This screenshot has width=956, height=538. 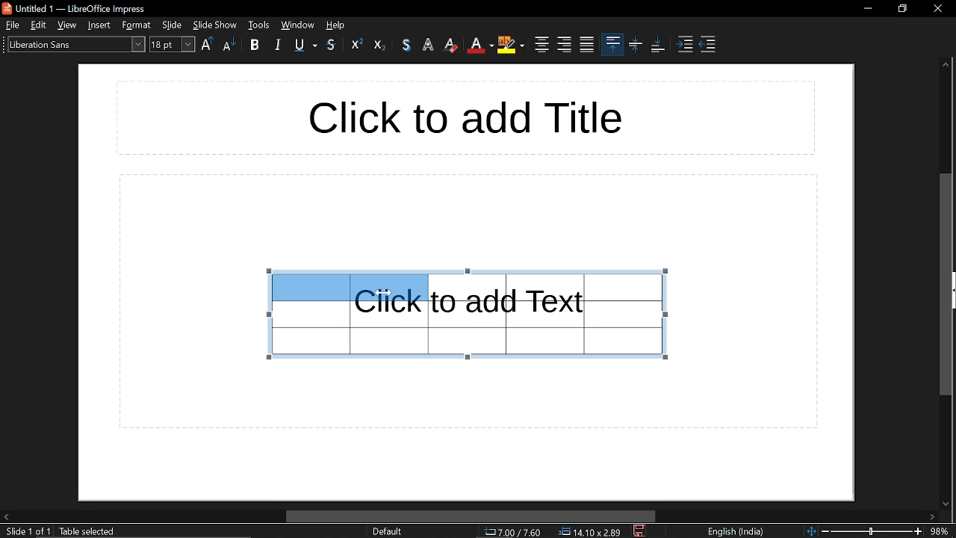 I want to click on highlight, so click(x=510, y=46).